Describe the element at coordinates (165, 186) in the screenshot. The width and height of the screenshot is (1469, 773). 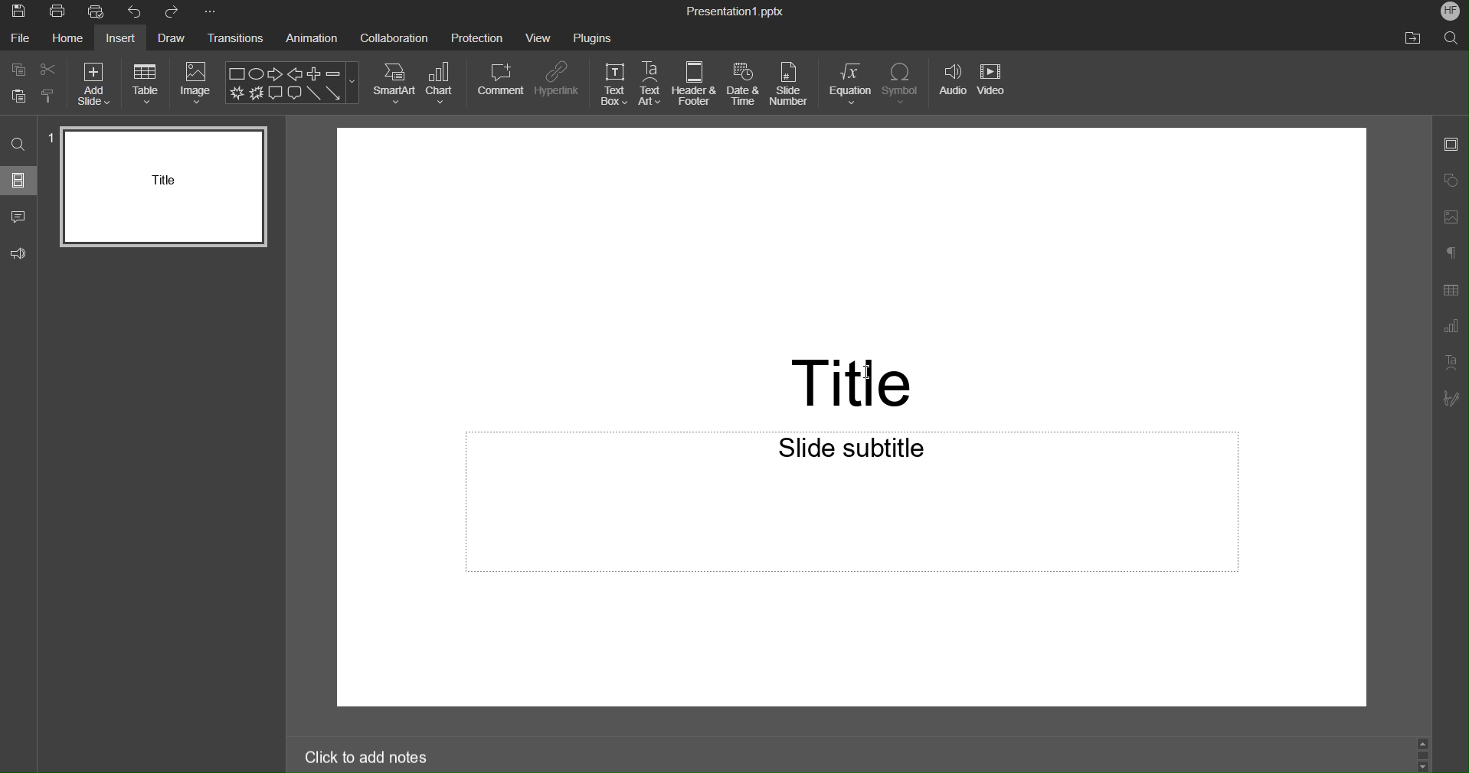
I see `Slide 1` at that location.